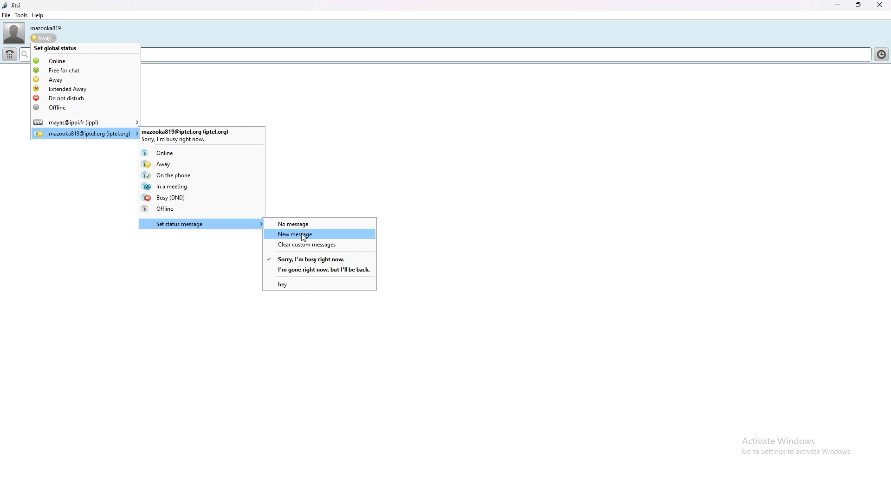 This screenshot has width=891, height=479. I want to click on file, so click(6, 15).